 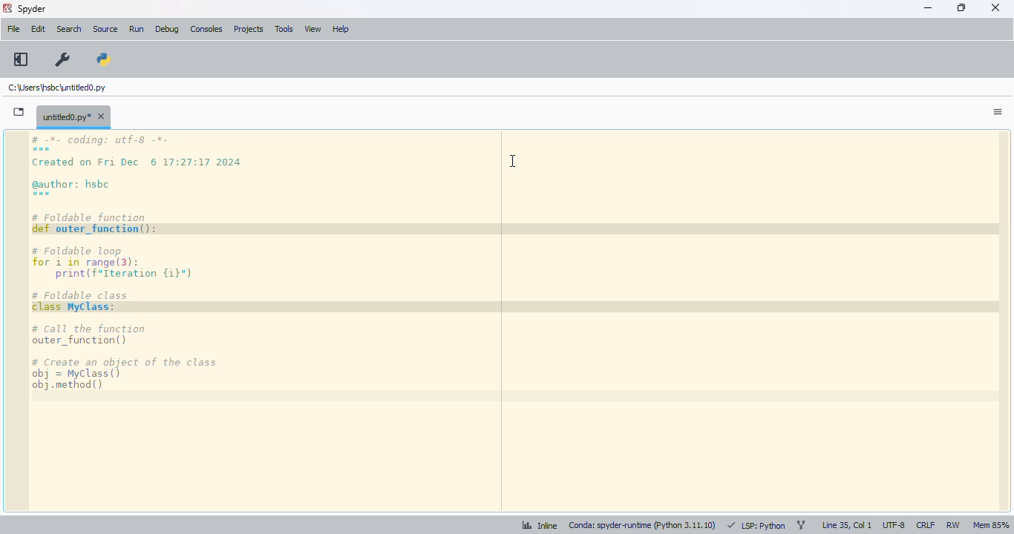 I want to click on UTF-8, so click(x=894, y=525).